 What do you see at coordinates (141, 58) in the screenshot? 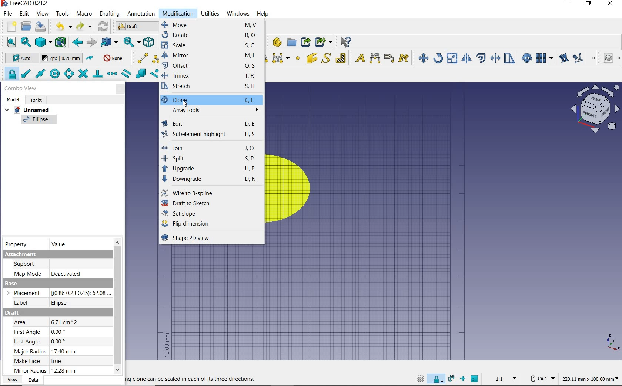
I see `line` at bounding box center [141, 58].